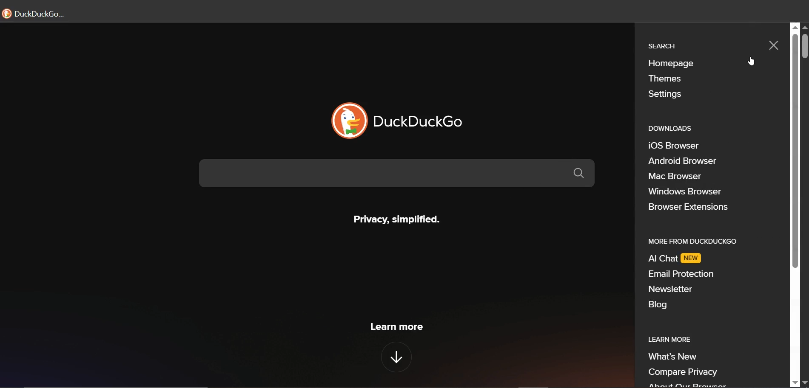 Image resolution: width=809 pixels, height=388 pixels. What do you see at coordinates (672, 145) in the screenshot?
I see `iOS Browser` at bounding box center [672, 145].